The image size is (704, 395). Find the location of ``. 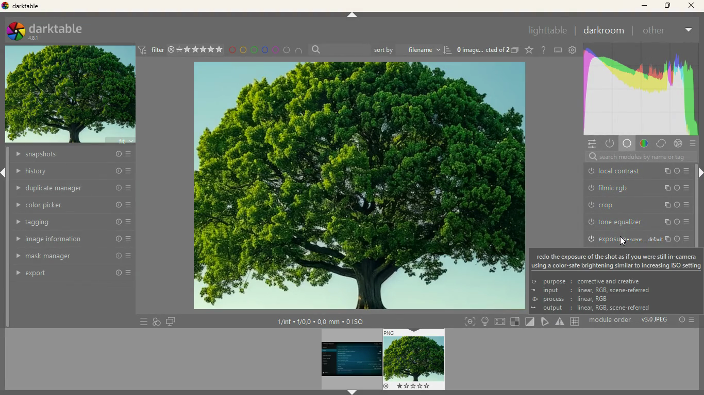

 is located at coordinates (693, 320).